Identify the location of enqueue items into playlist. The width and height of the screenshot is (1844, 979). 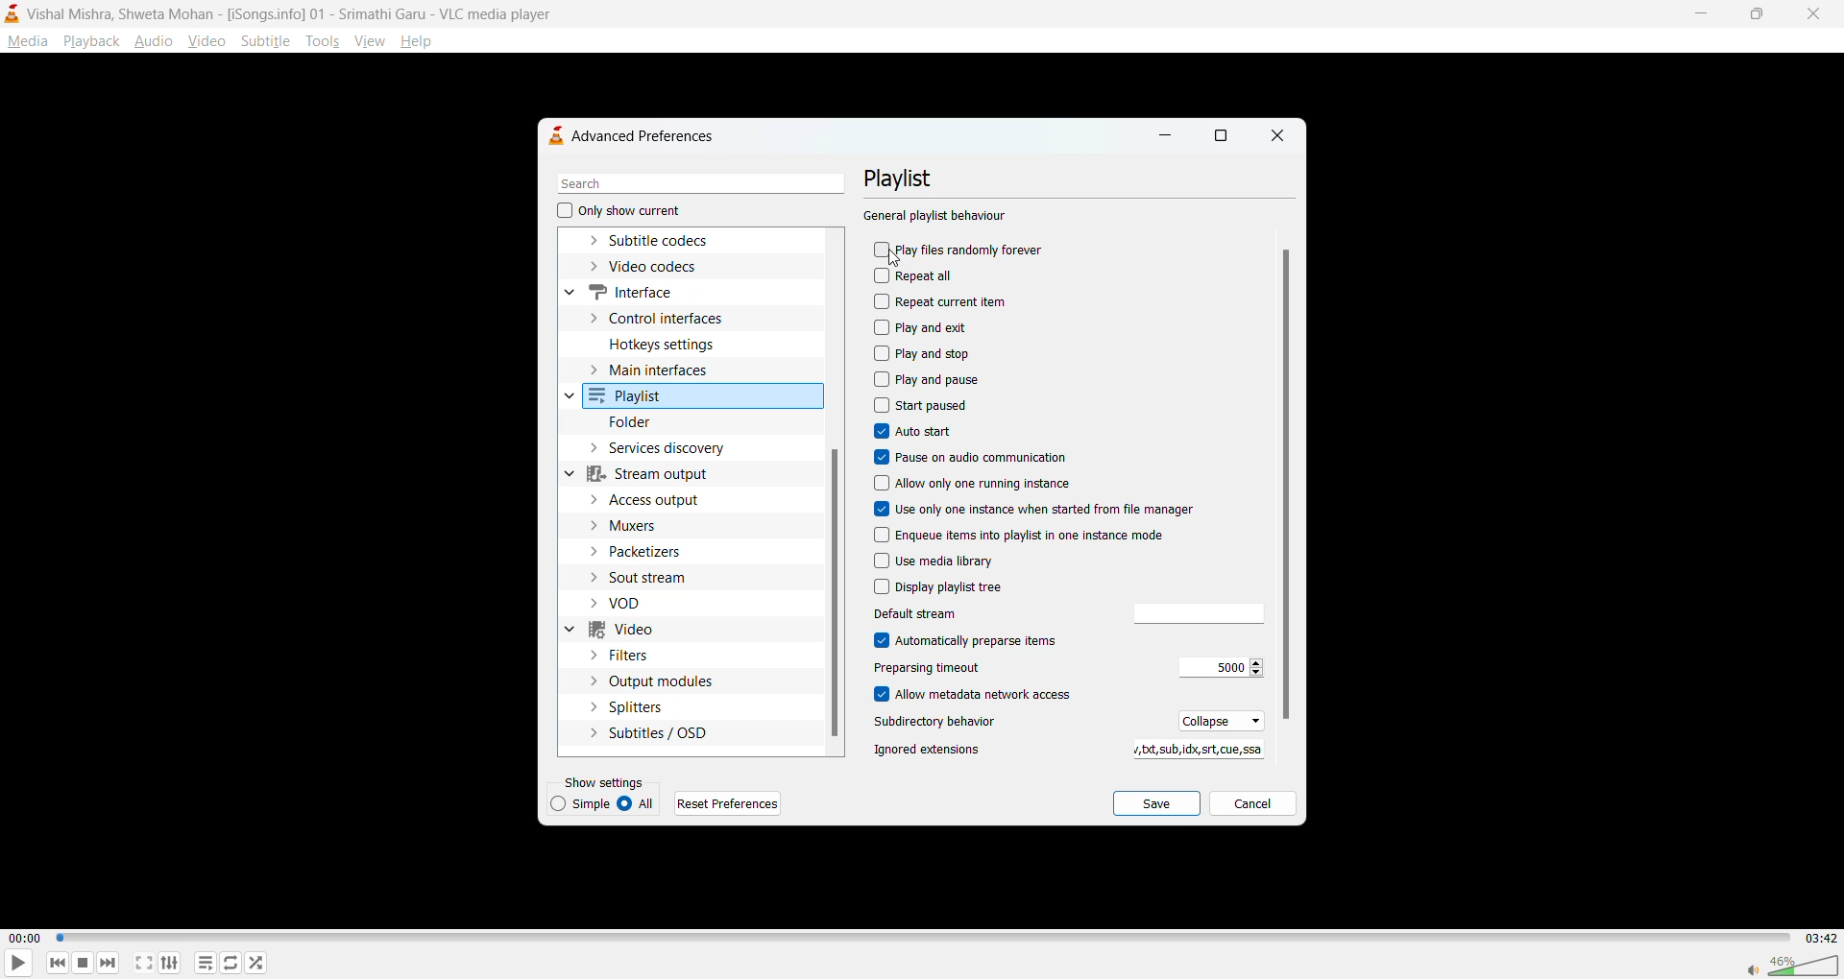
(1043, 533).